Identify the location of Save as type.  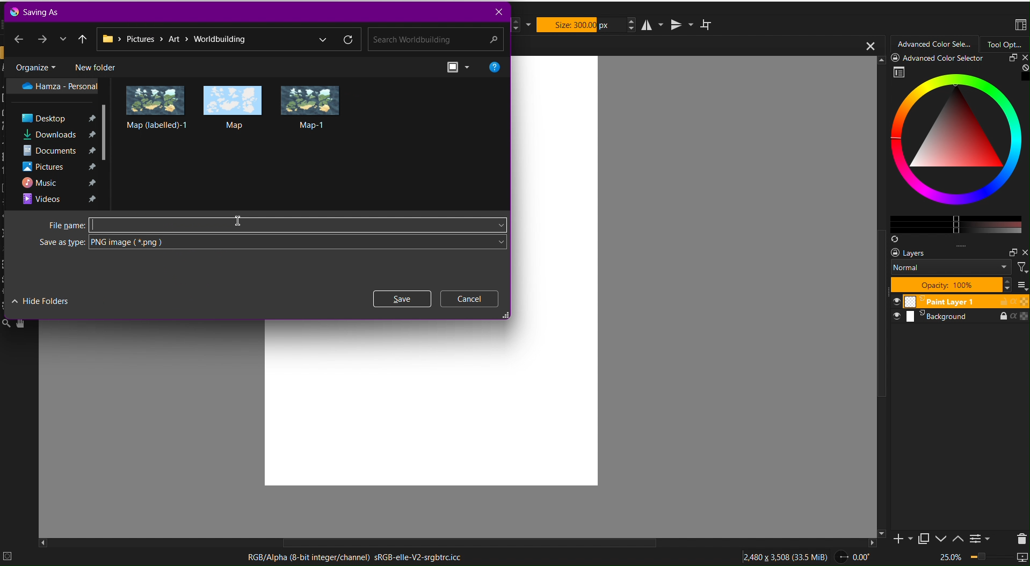
(275, 245).